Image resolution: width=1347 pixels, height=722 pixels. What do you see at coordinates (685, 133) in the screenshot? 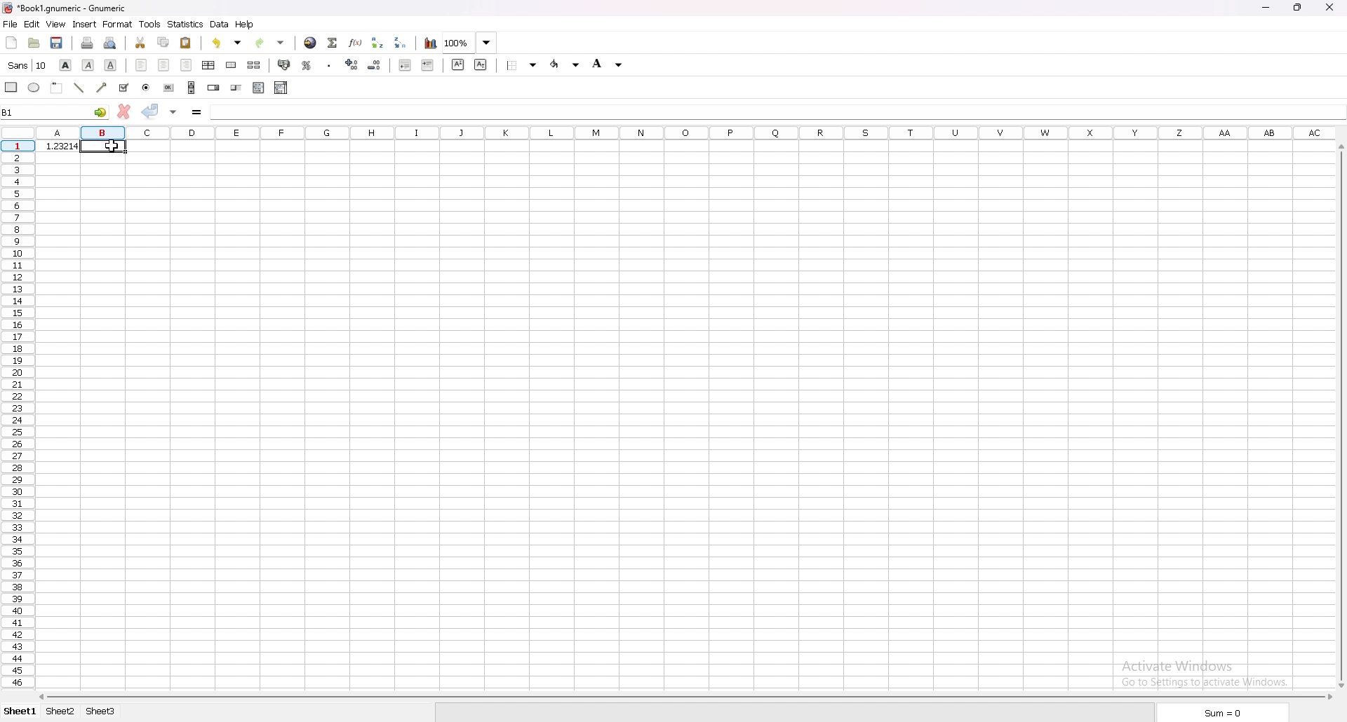
I see `columns` at bounding box center [685, 133].